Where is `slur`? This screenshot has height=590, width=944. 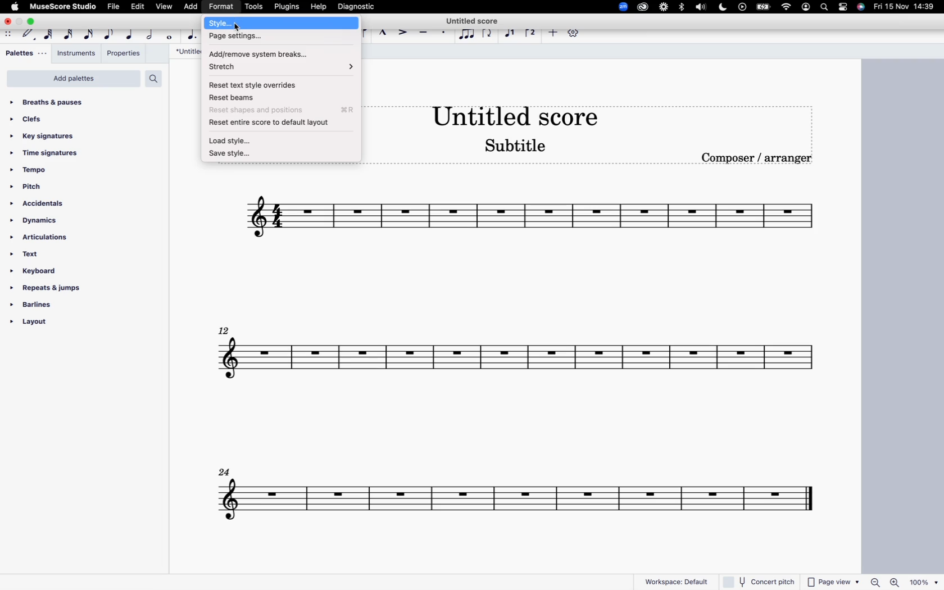
slur is located at coordinates (365, 34).